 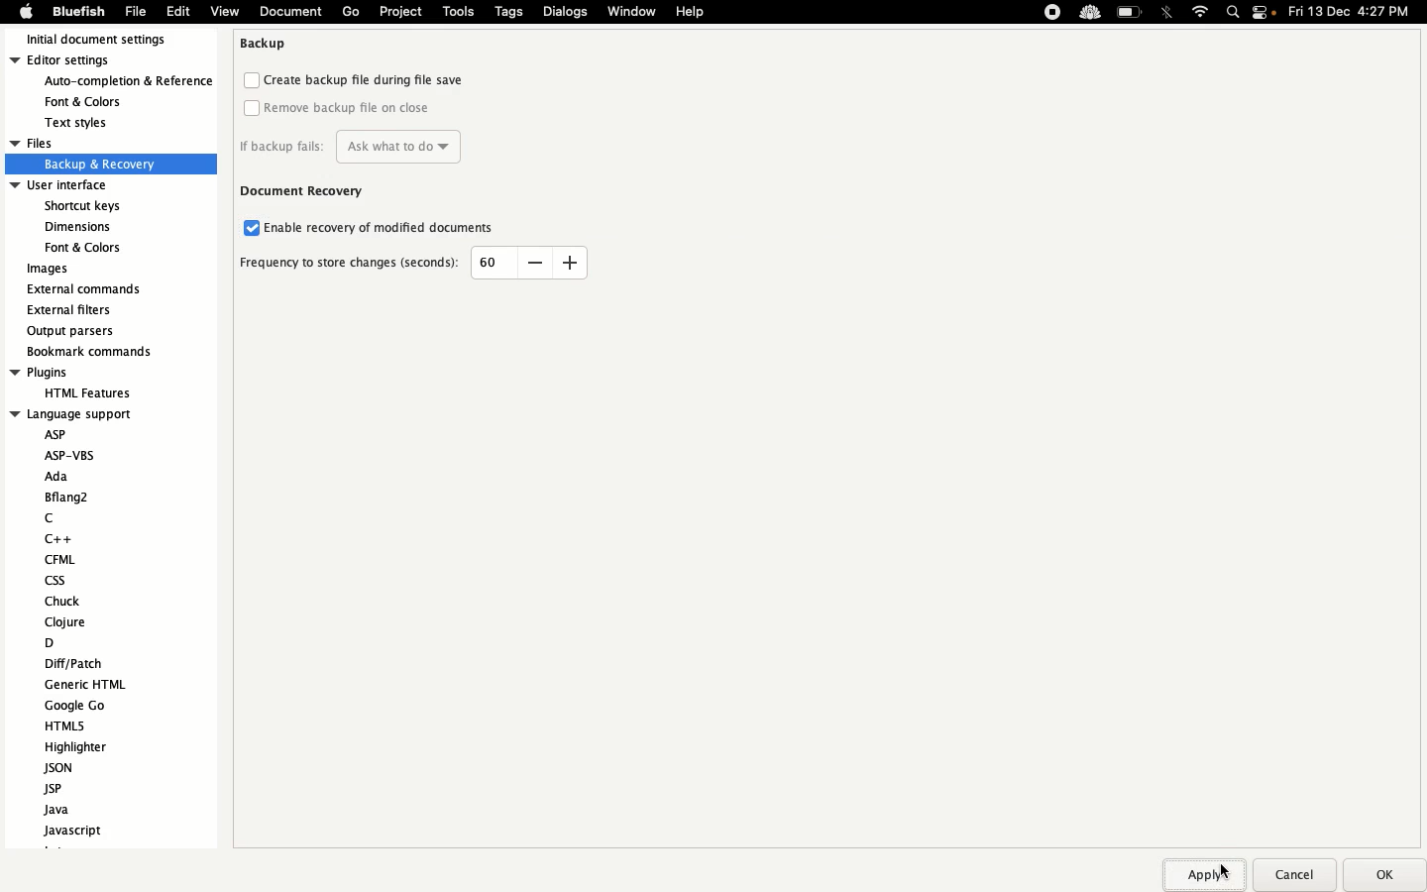 What do you see at coordinates (76, 313) in the screenshot?
I see `External filters` at bounding box center [76, 313].